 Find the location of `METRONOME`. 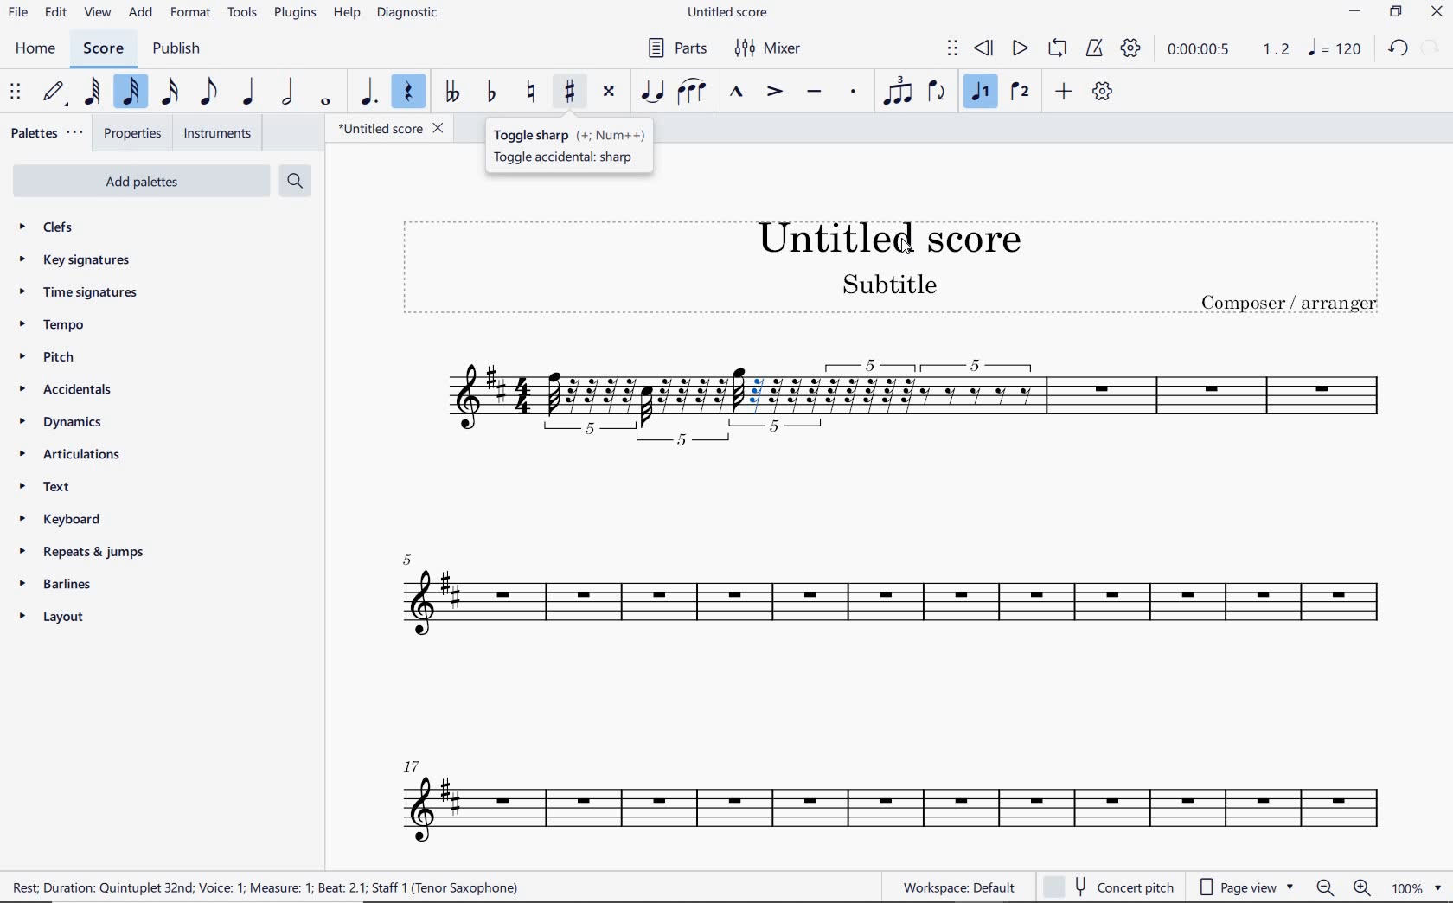

METRONOME is located at coordinates (1097, 49).